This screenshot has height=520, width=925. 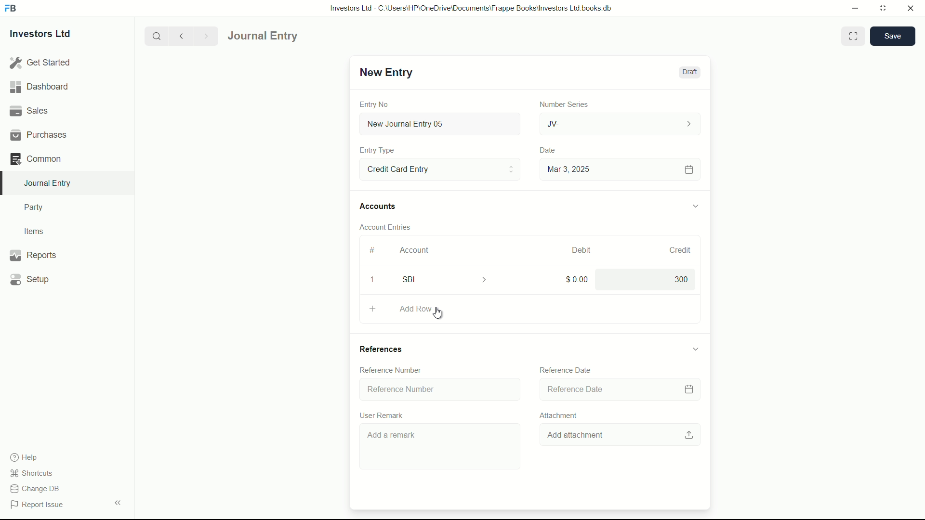 I want to click on 1, so click(x=371, y=281).